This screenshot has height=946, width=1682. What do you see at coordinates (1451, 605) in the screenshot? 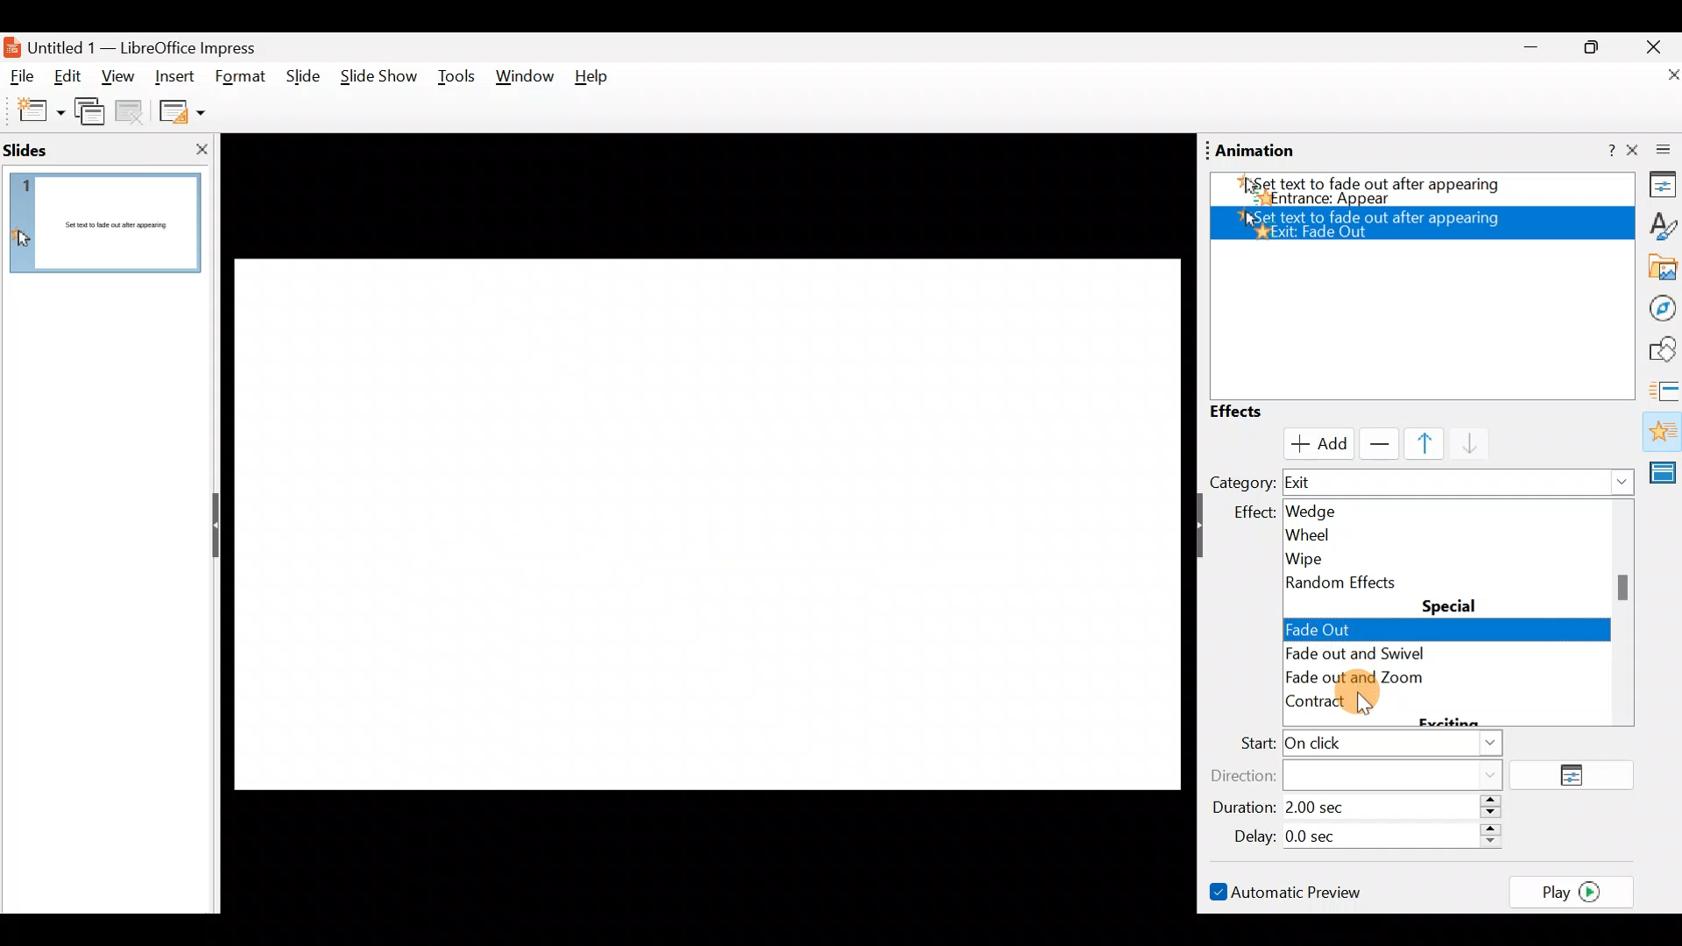
I see `special` at bounding box center [1451, 605].